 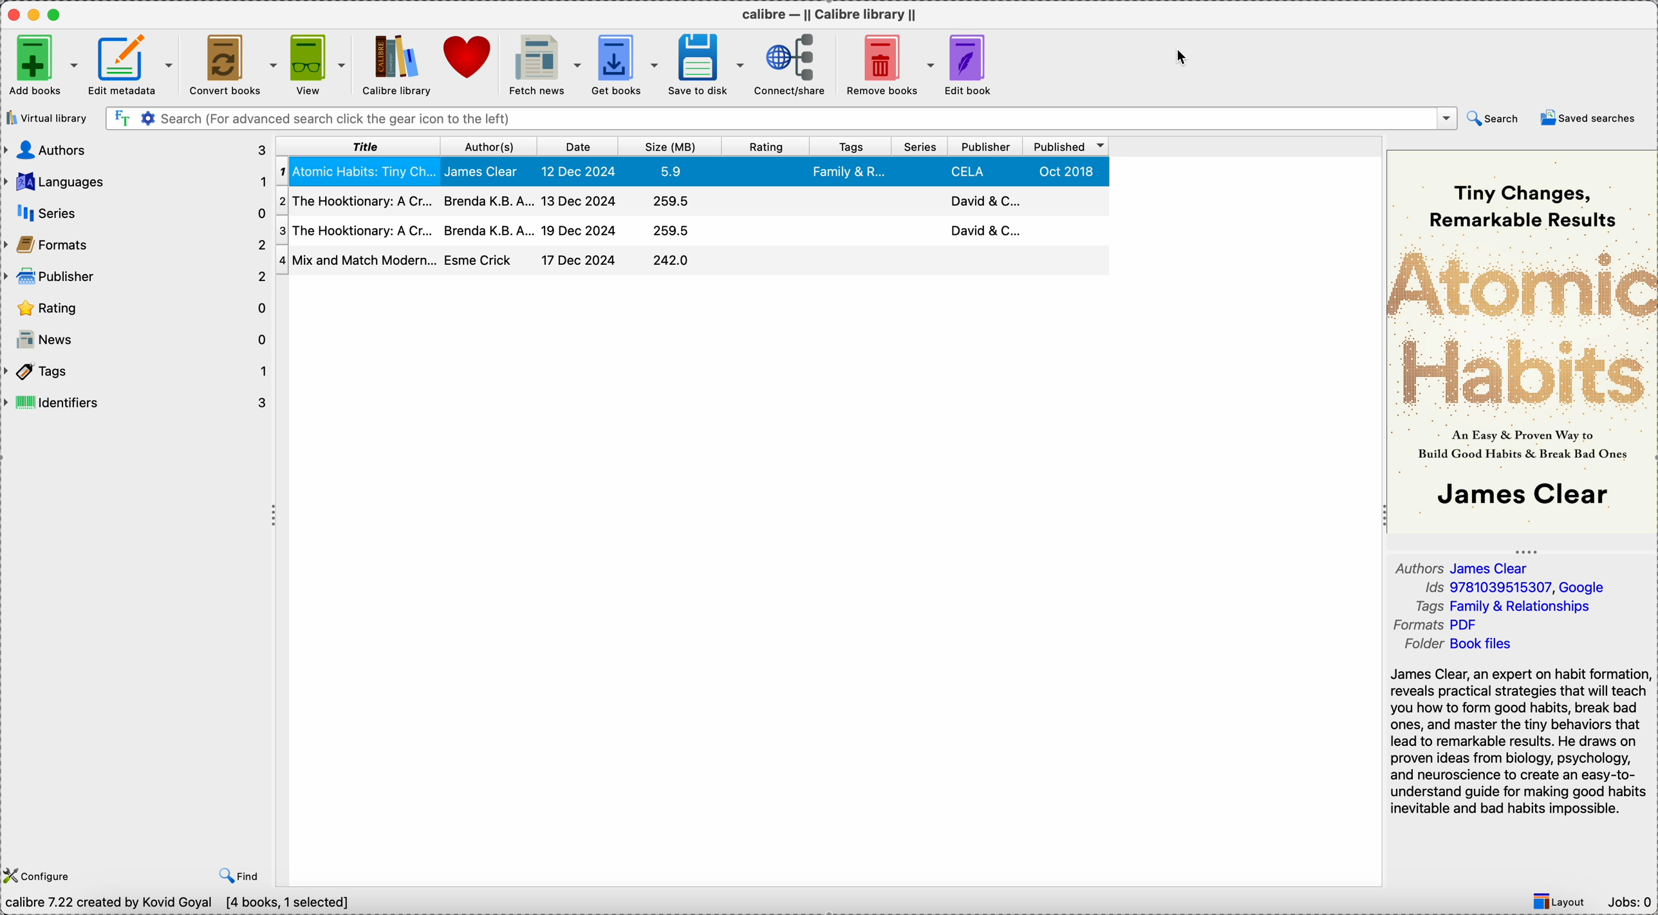 I want to click on fetch news, so click(x=543, y=65).